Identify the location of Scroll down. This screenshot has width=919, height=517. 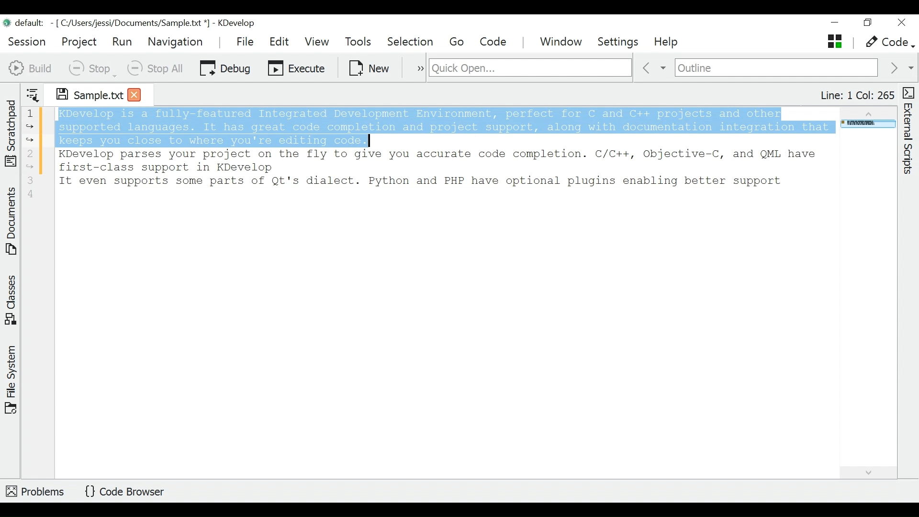
(867, 471).